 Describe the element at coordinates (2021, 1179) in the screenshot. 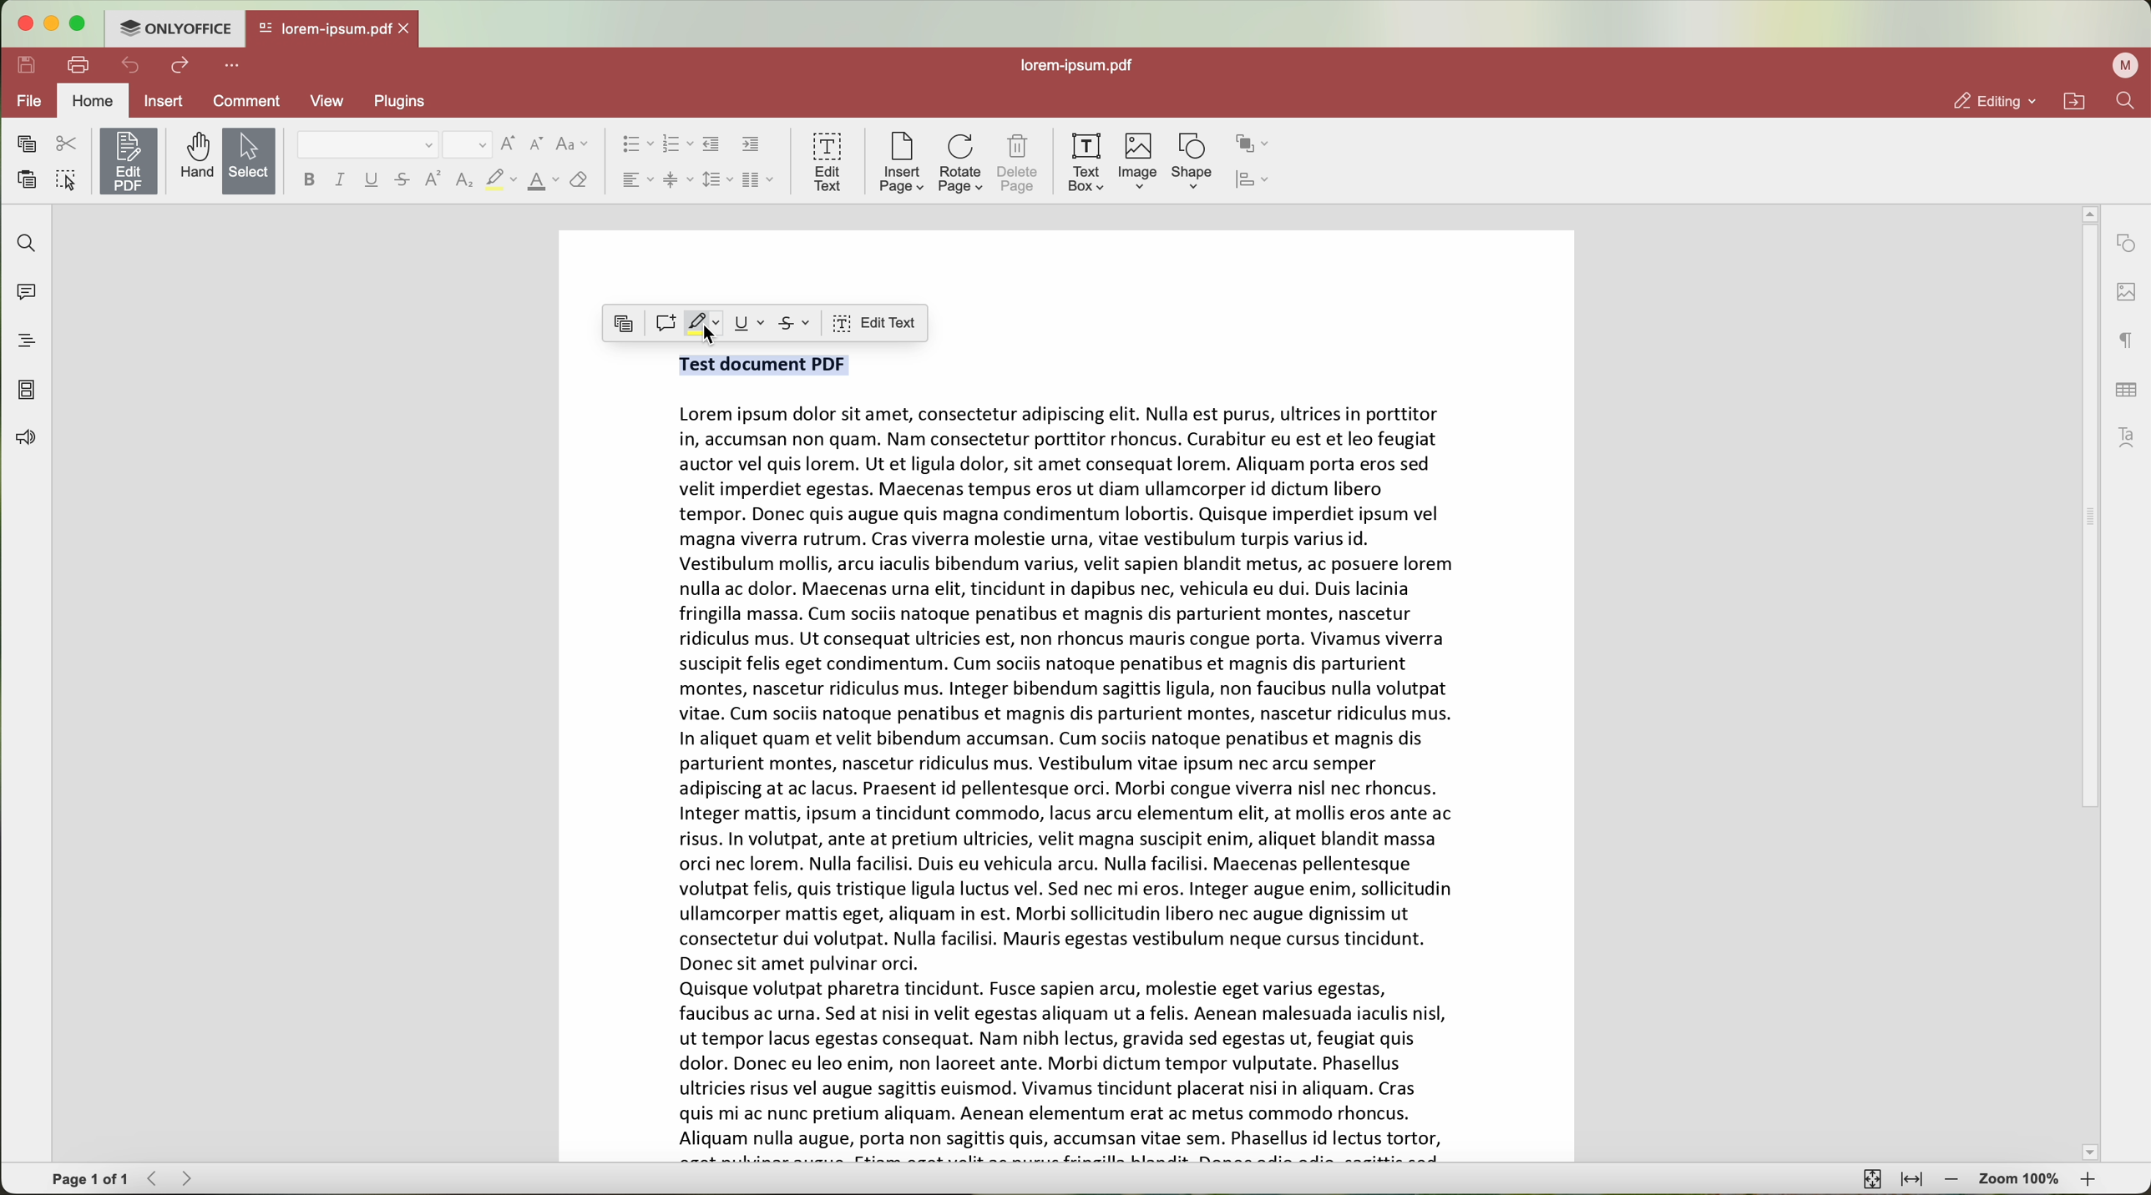

I see `zoom 100%` at that location.